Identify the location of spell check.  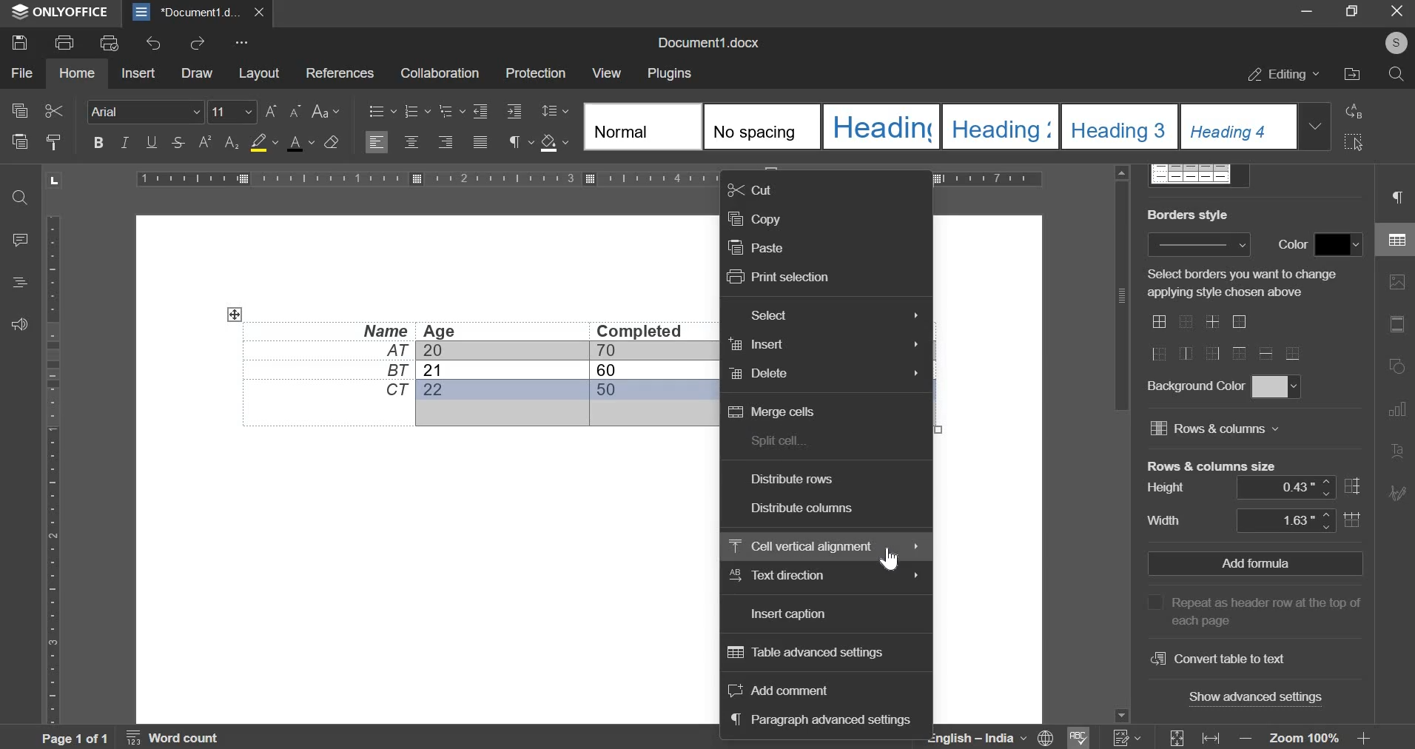
(1083, 736).